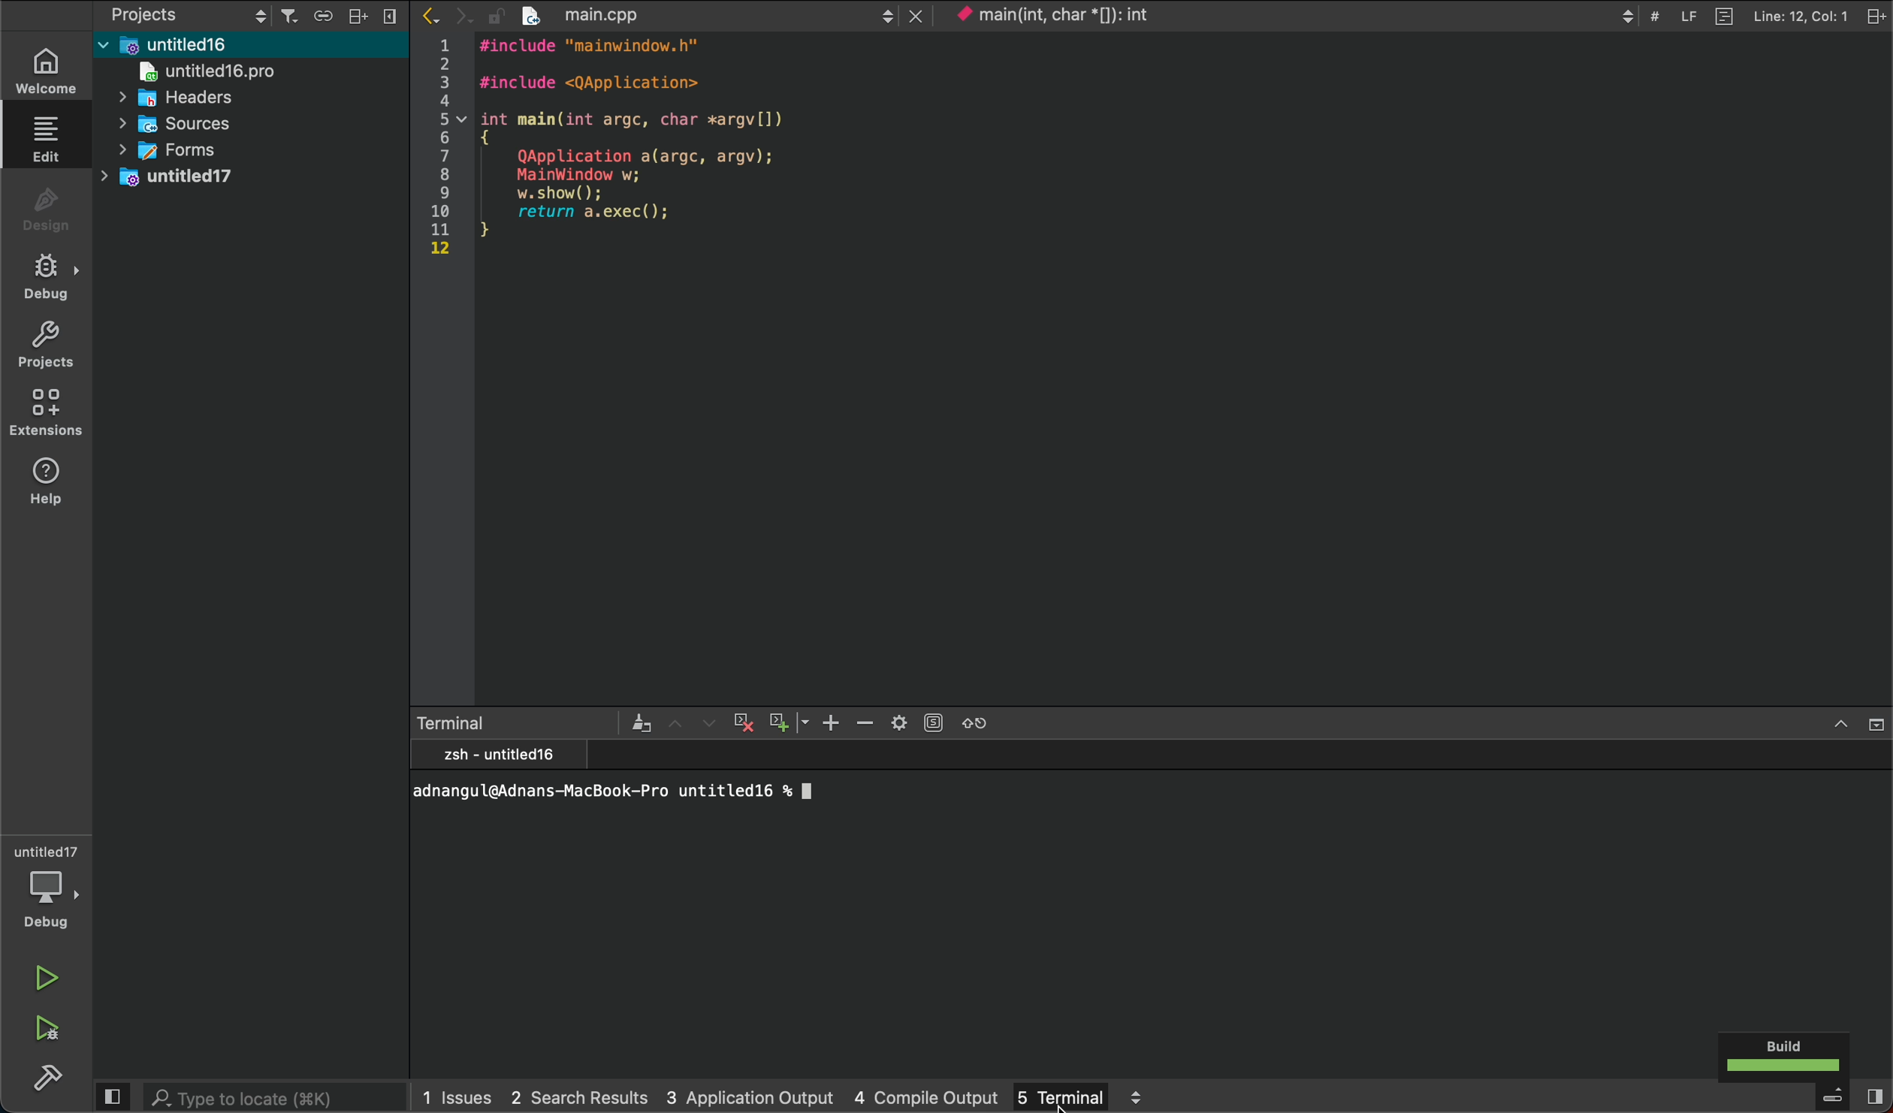 The image size is (1893, 1113). What do you see at coordinates (916, 15) in the screenshot?
I see `close` at bounding box center [916, 15].